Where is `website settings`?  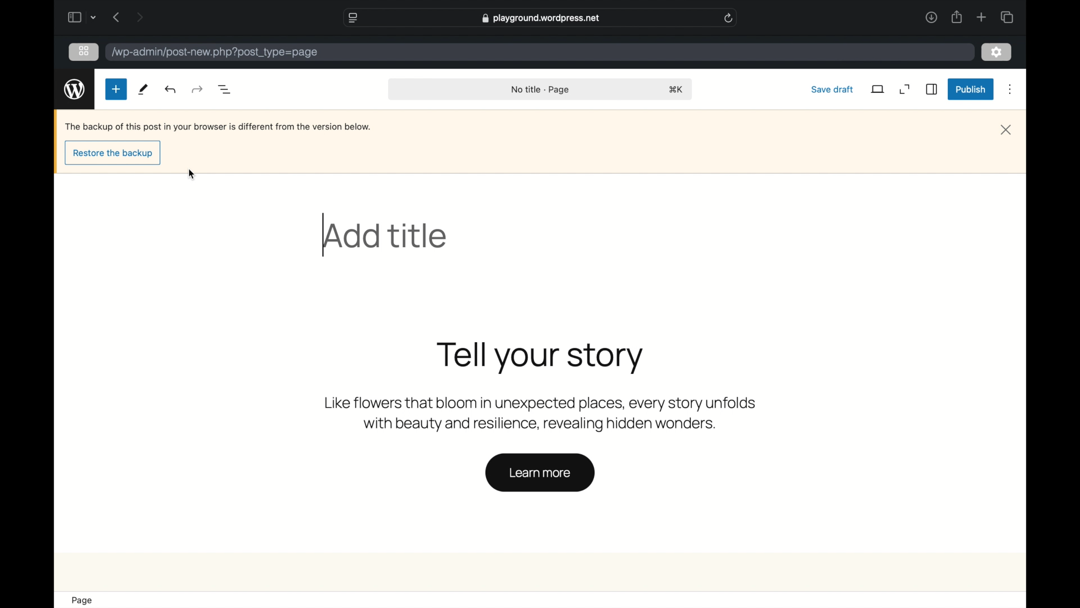 website settings is located at coordinates (352, 19).